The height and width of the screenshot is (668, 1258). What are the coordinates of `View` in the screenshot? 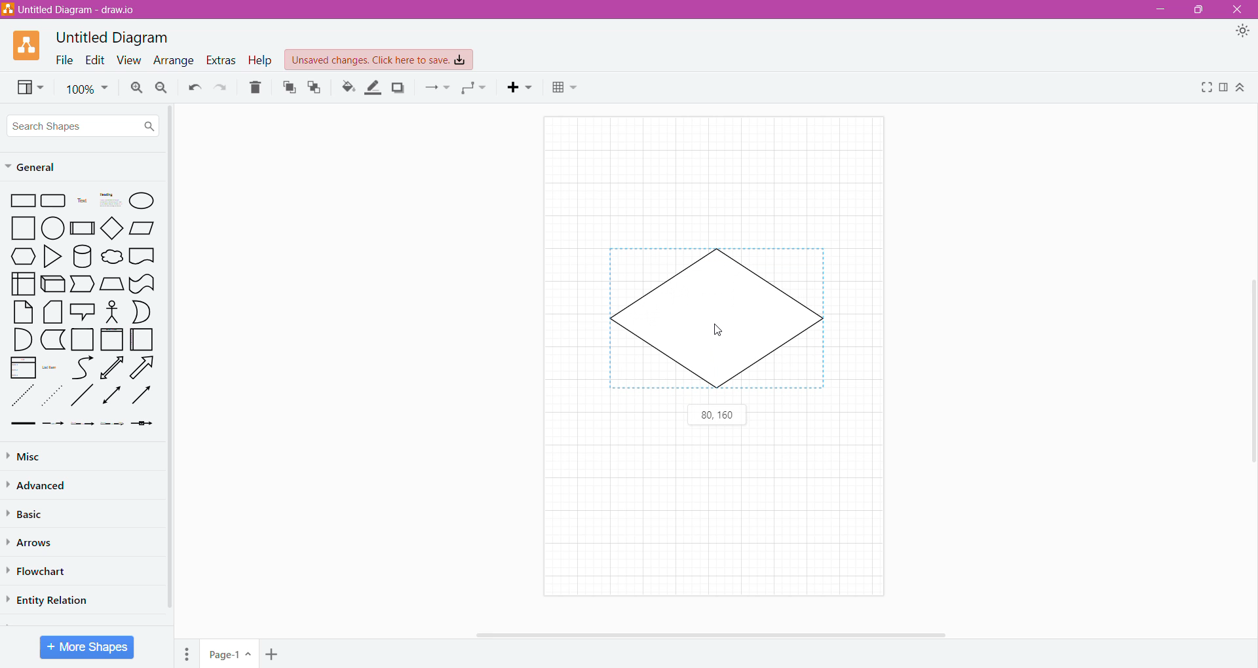 It's located at (126, 61).